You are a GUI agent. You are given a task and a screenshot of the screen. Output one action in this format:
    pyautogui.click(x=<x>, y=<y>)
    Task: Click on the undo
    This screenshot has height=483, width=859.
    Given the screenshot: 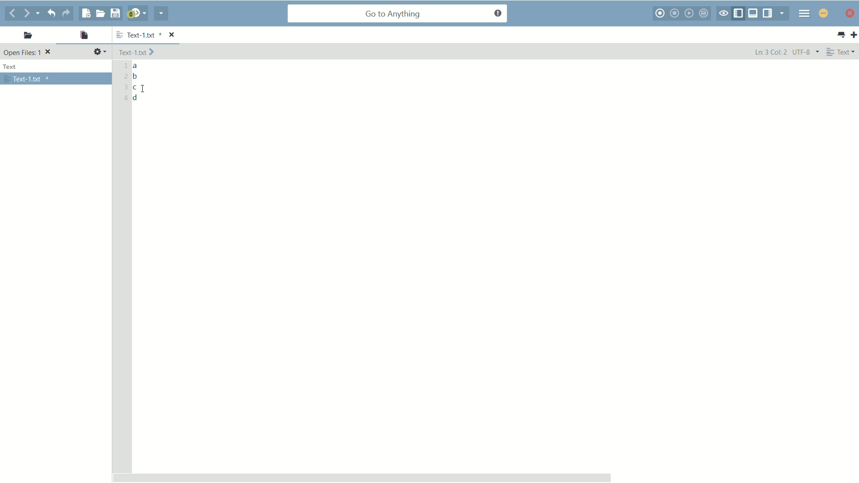 What is the action you would take?
    pyautogui.click(x=53, y=13)
    